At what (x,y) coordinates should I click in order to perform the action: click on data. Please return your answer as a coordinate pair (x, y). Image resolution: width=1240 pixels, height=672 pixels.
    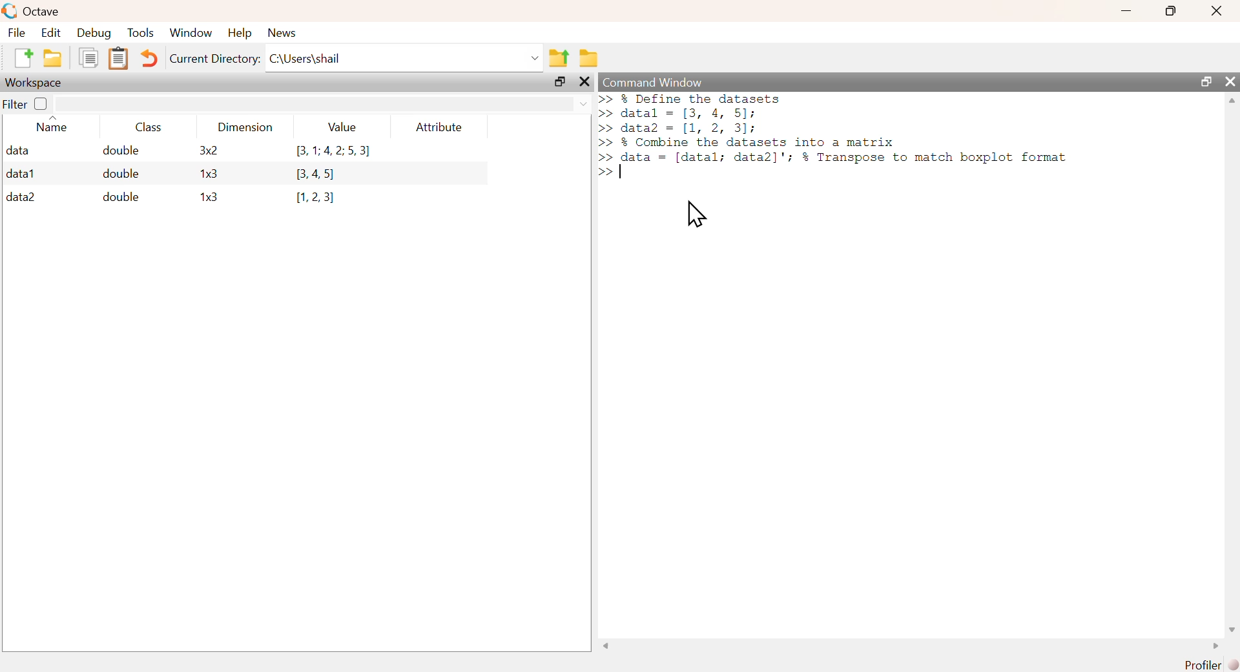
    Looking at the image, I should click on (19, 150).